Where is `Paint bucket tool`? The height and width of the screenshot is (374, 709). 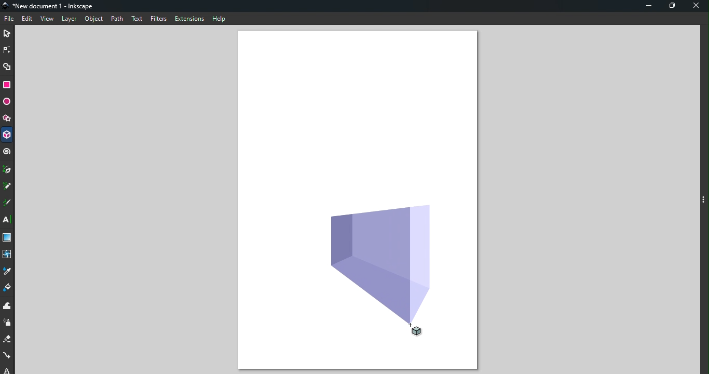 Paint bucket tool is located at coordinates (7, 288).